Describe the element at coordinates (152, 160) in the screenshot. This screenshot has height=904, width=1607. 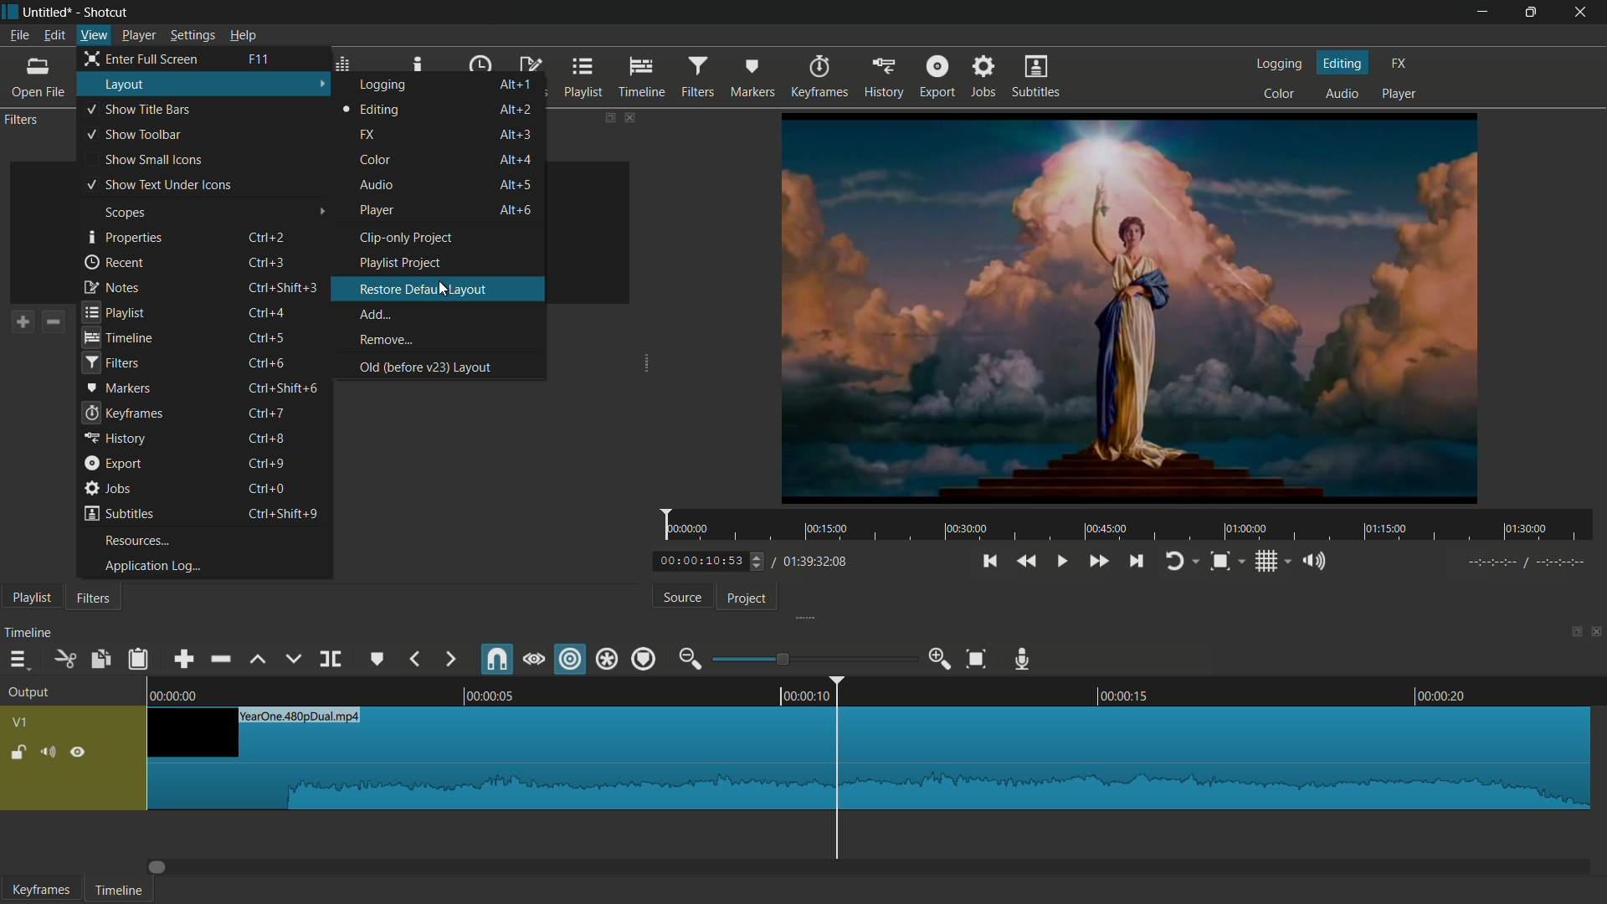
I see `show small icons` at that location.